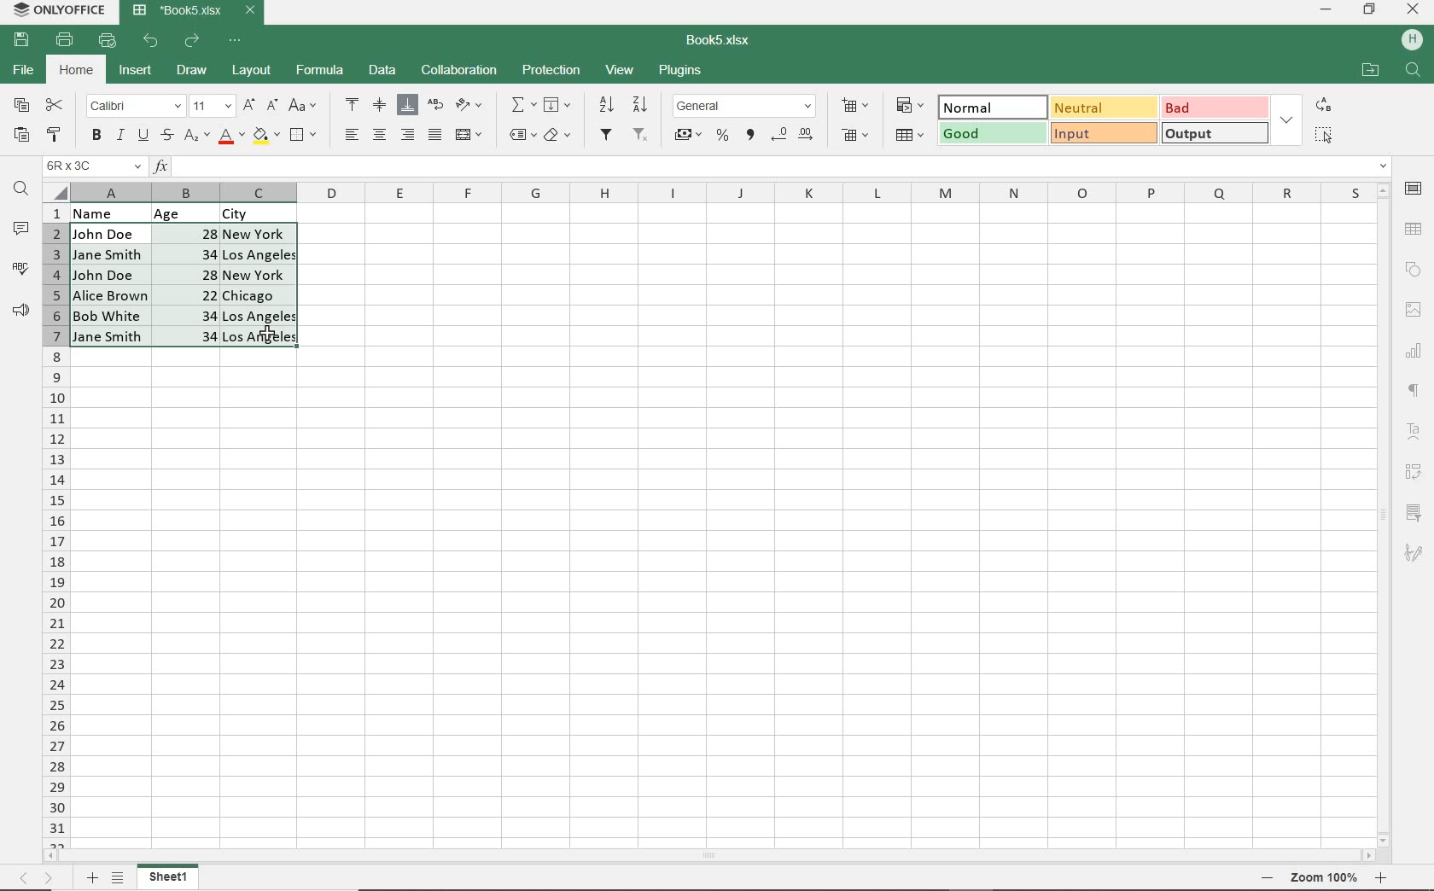 The image size is (1434, 891). I want to click on COPY, so click(22, 106).